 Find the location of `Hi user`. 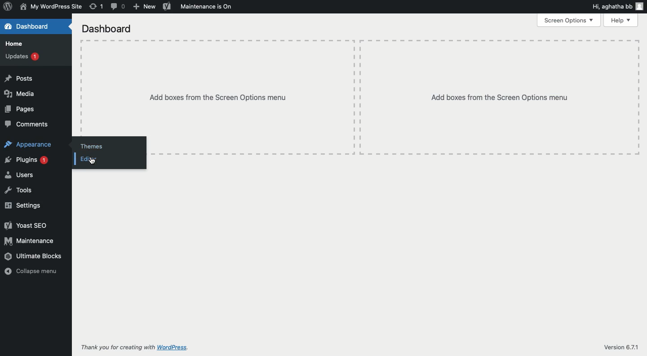

Hi user is located at coordinates (618, 8).